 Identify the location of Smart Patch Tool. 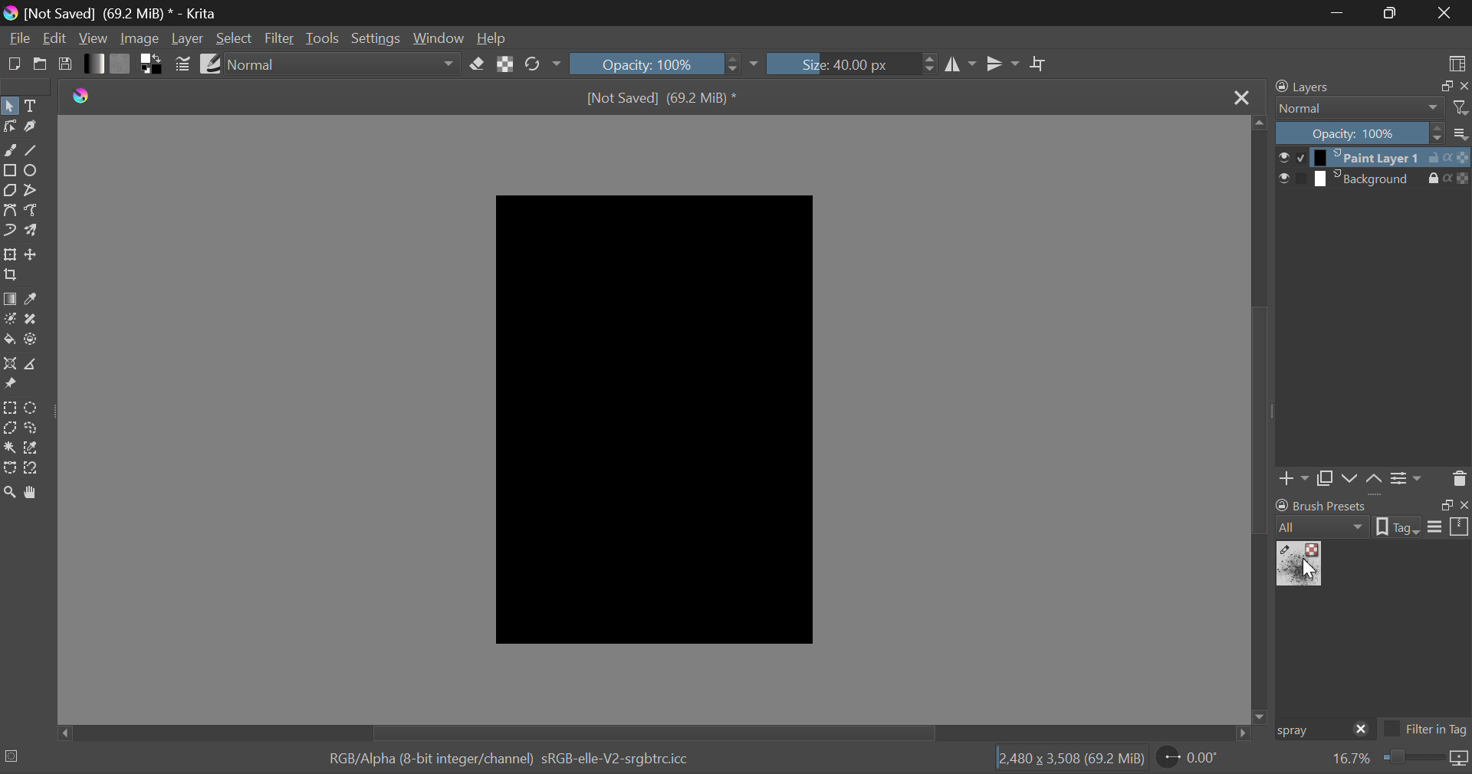
(31, 323).